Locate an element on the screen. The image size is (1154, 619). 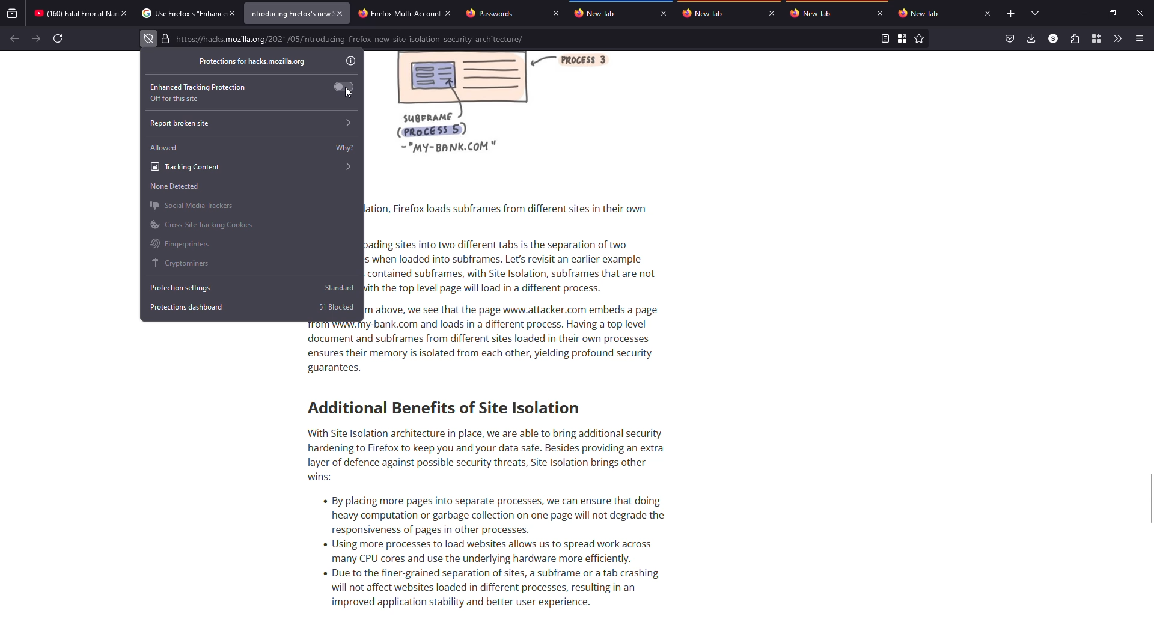
forward is located at coordinates (36, 38).